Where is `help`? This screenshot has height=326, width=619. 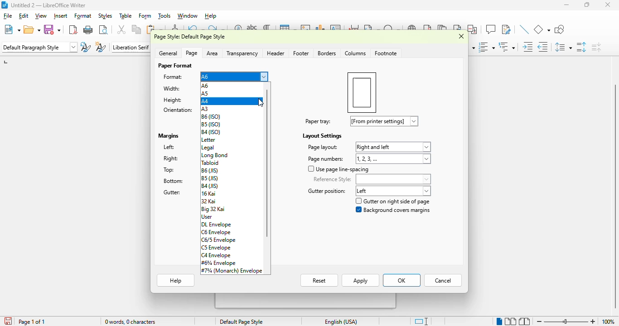
help is located at coordinates (175, 280).